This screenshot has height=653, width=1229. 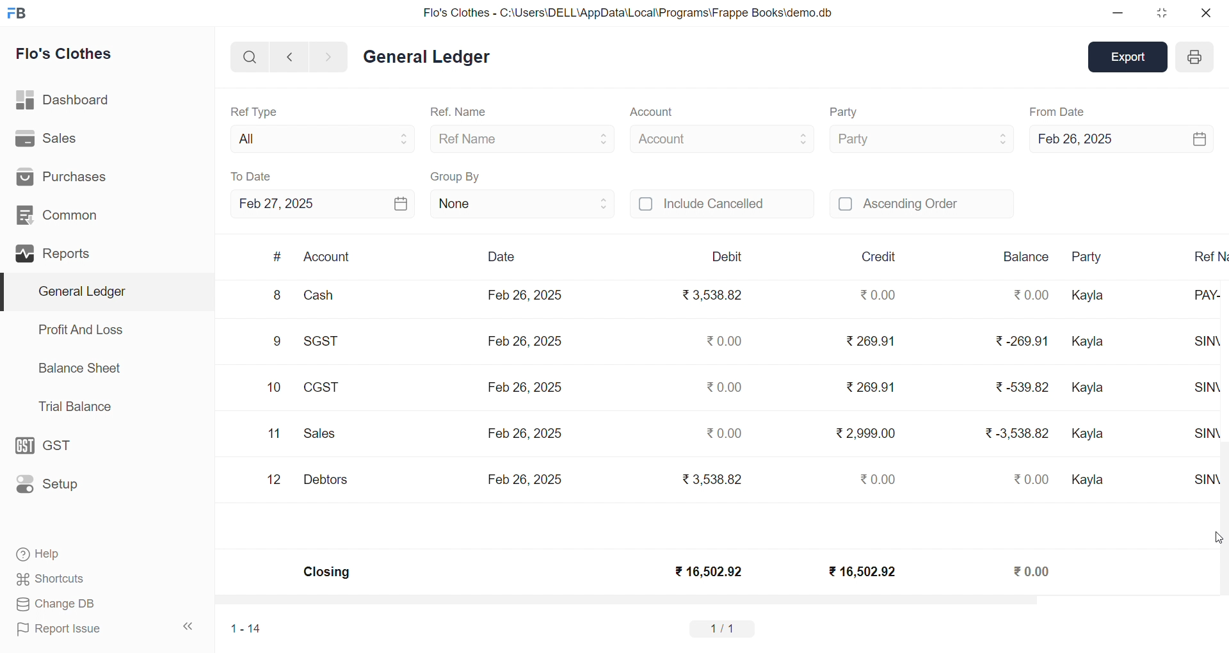 What do you see at coordinates (874, 479) in the screenshot?
I see `₹ 0.00` at bounding box center [874, 479].